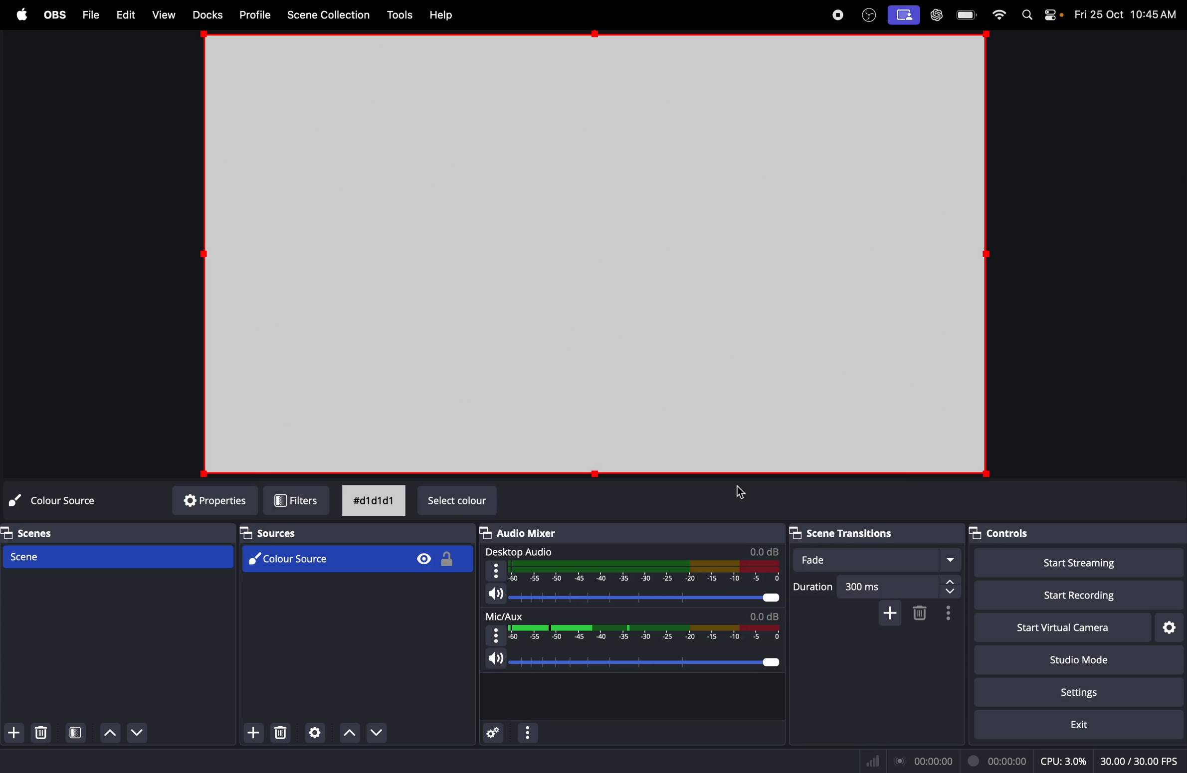  I want to click on start recording, so click(1068, 594).